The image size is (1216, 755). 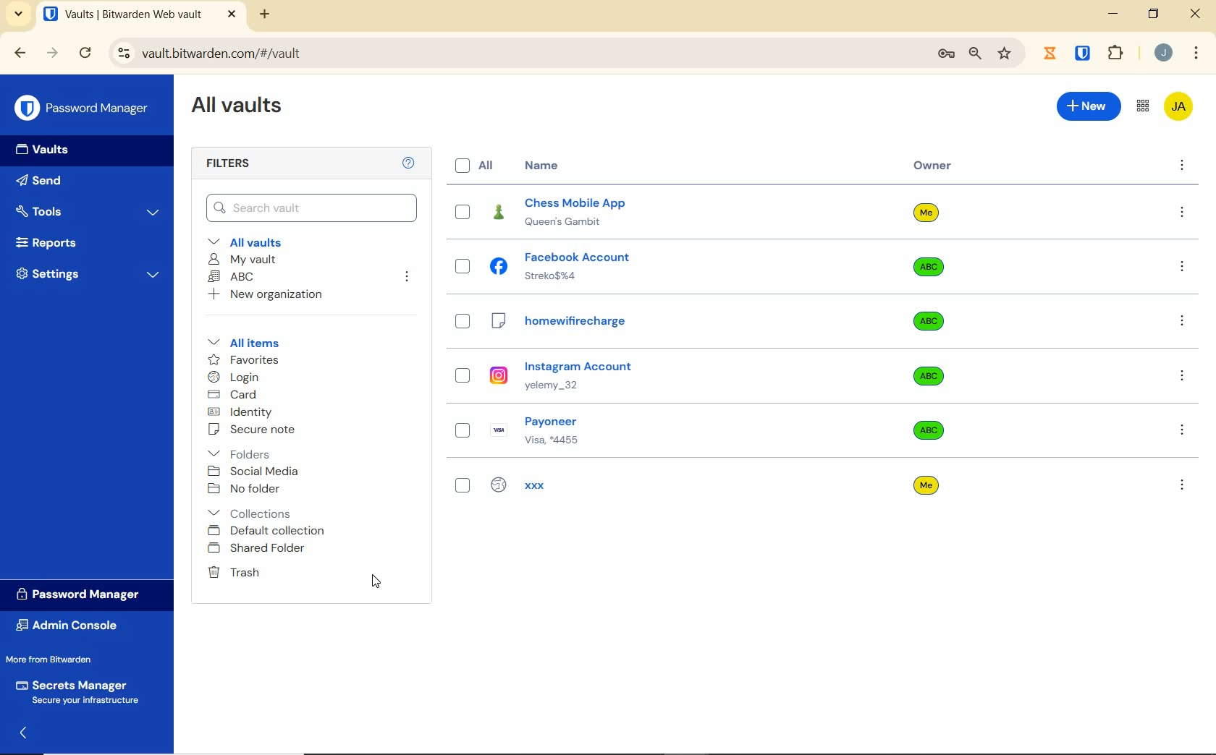 I want to click on homewifirecharge, so click(x=665, y=319).